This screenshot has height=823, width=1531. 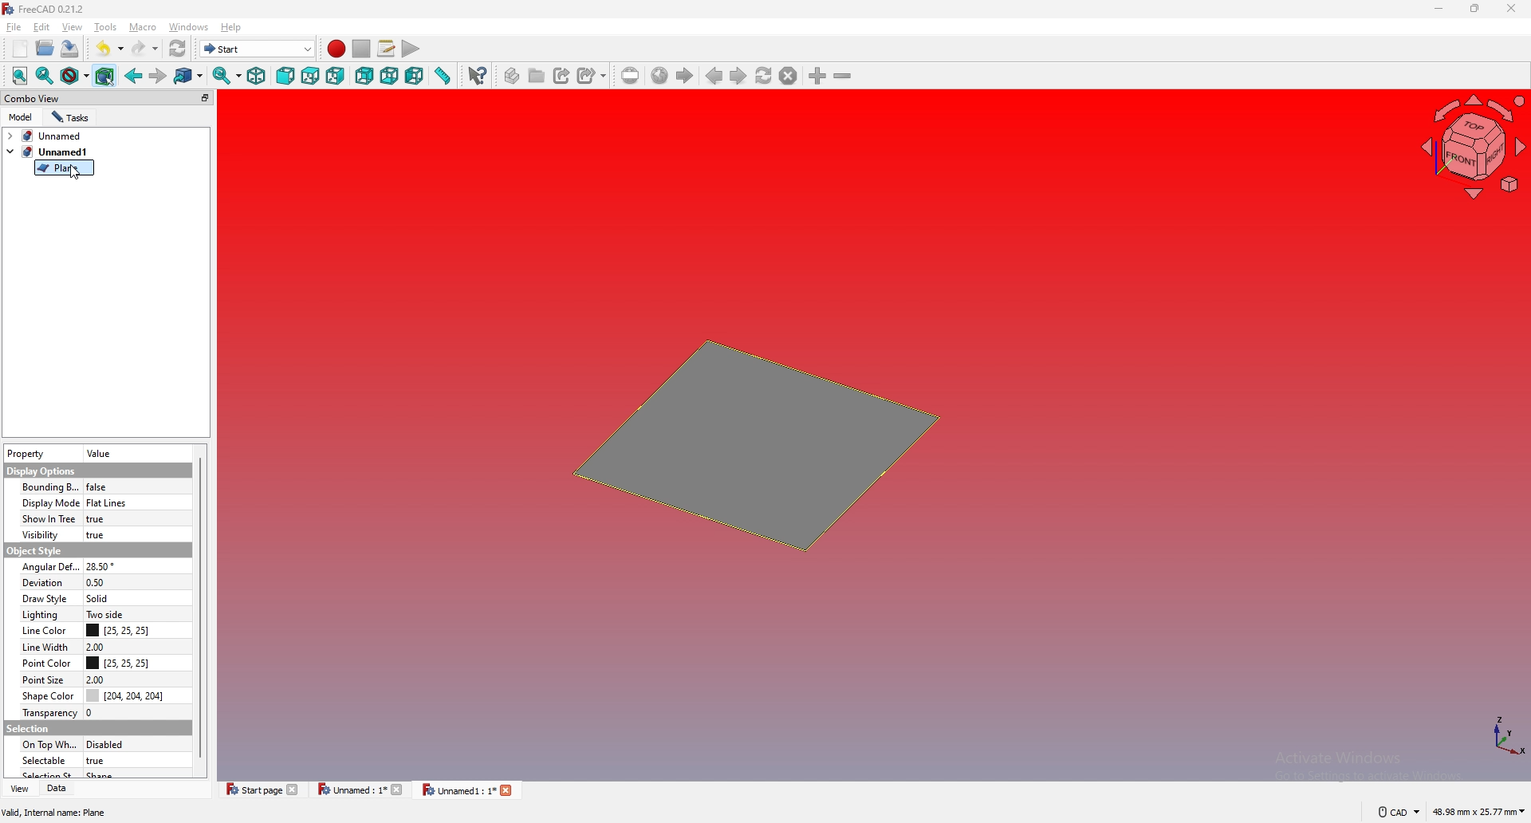 What do you see at coordinates (415, 77) in the screenshot?
I see `left` at bounding box center [415, 77].